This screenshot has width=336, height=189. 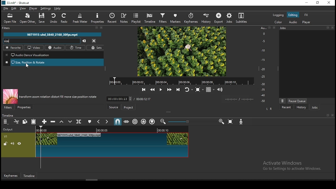 What do you see at coordinates (268, 108) in the screenshot?
I see `L R` at bounding box center [268, 108].